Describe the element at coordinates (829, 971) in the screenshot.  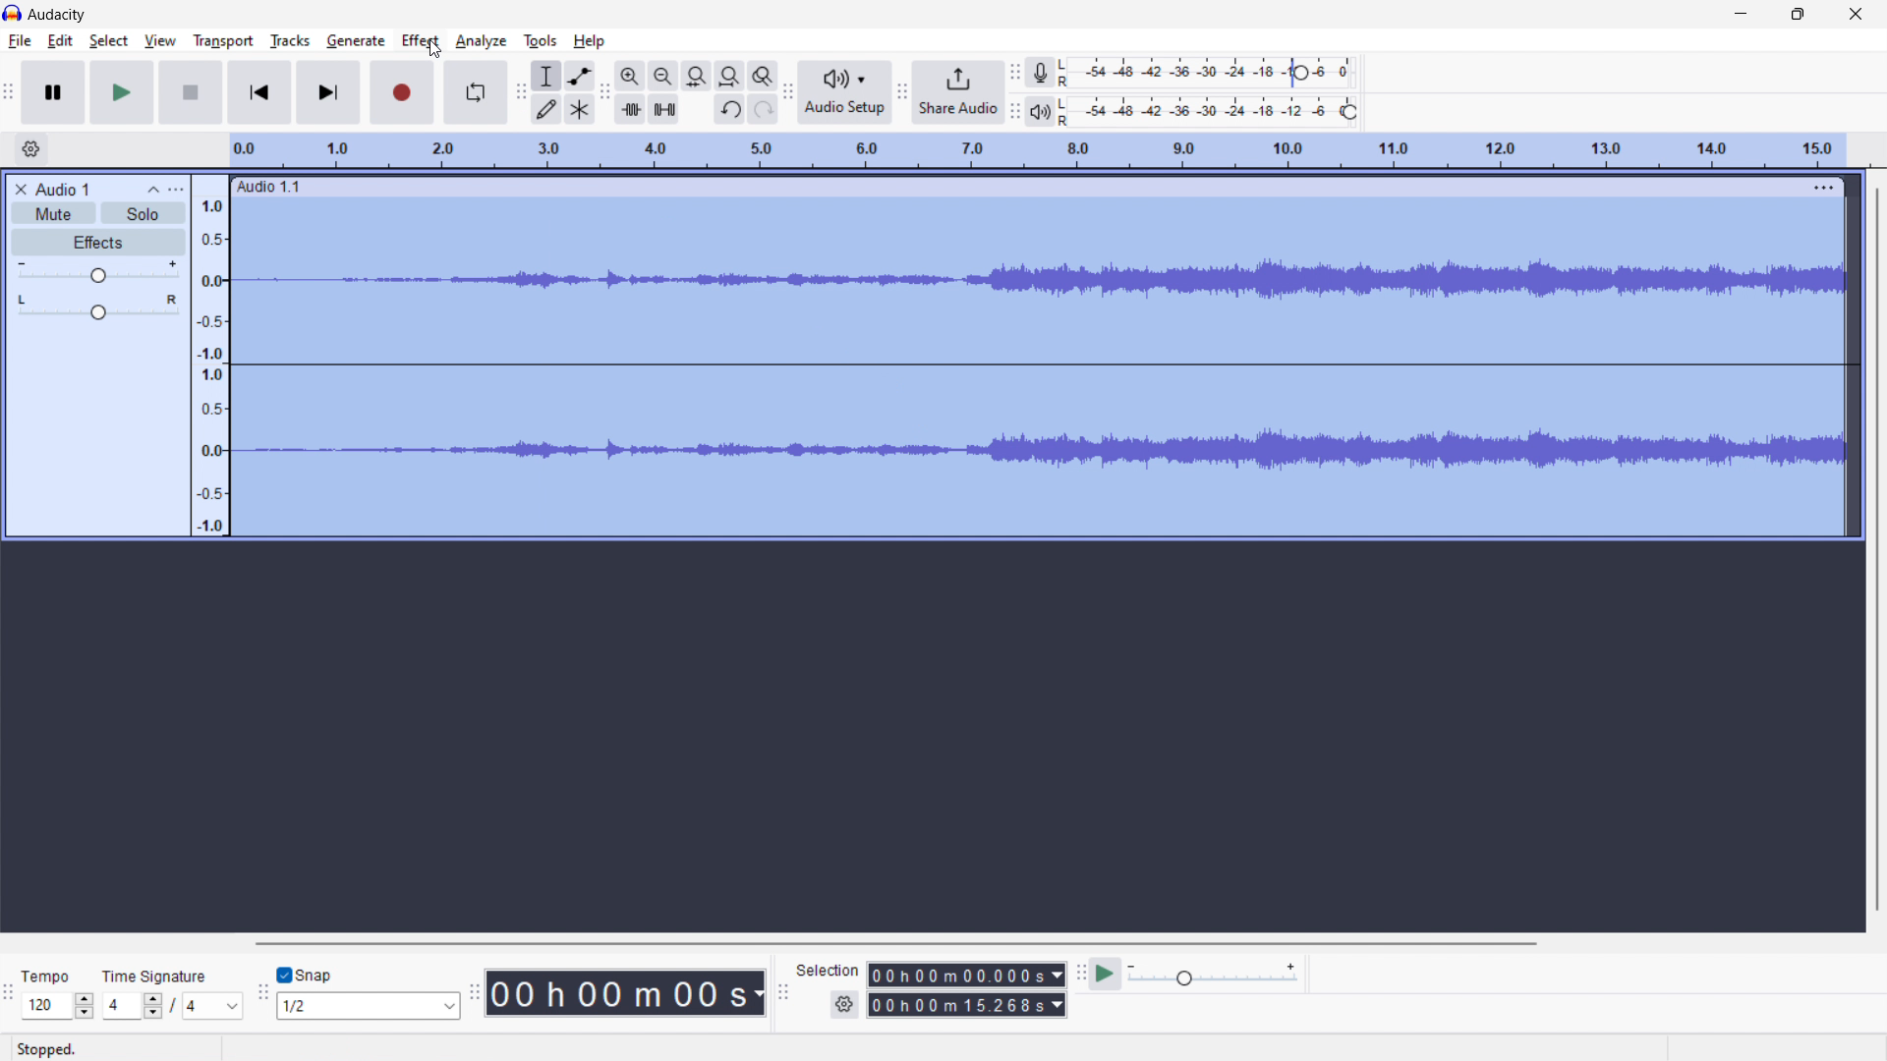
I see `Selection` at that location.